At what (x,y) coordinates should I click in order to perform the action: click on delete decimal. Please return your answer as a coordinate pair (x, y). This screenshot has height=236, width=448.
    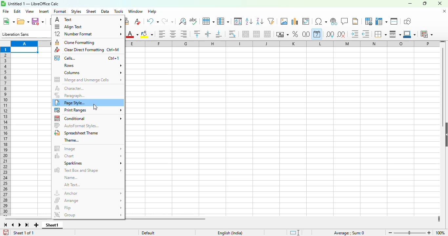
    Looking at the image, I should click on (341, 34).